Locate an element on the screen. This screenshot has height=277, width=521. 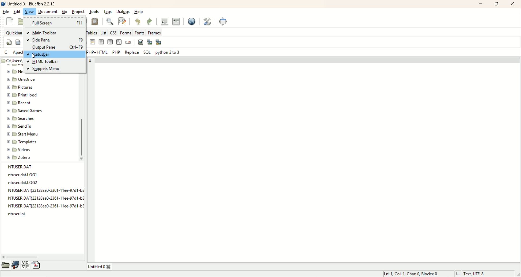
I is located at coordinates (458, 274).